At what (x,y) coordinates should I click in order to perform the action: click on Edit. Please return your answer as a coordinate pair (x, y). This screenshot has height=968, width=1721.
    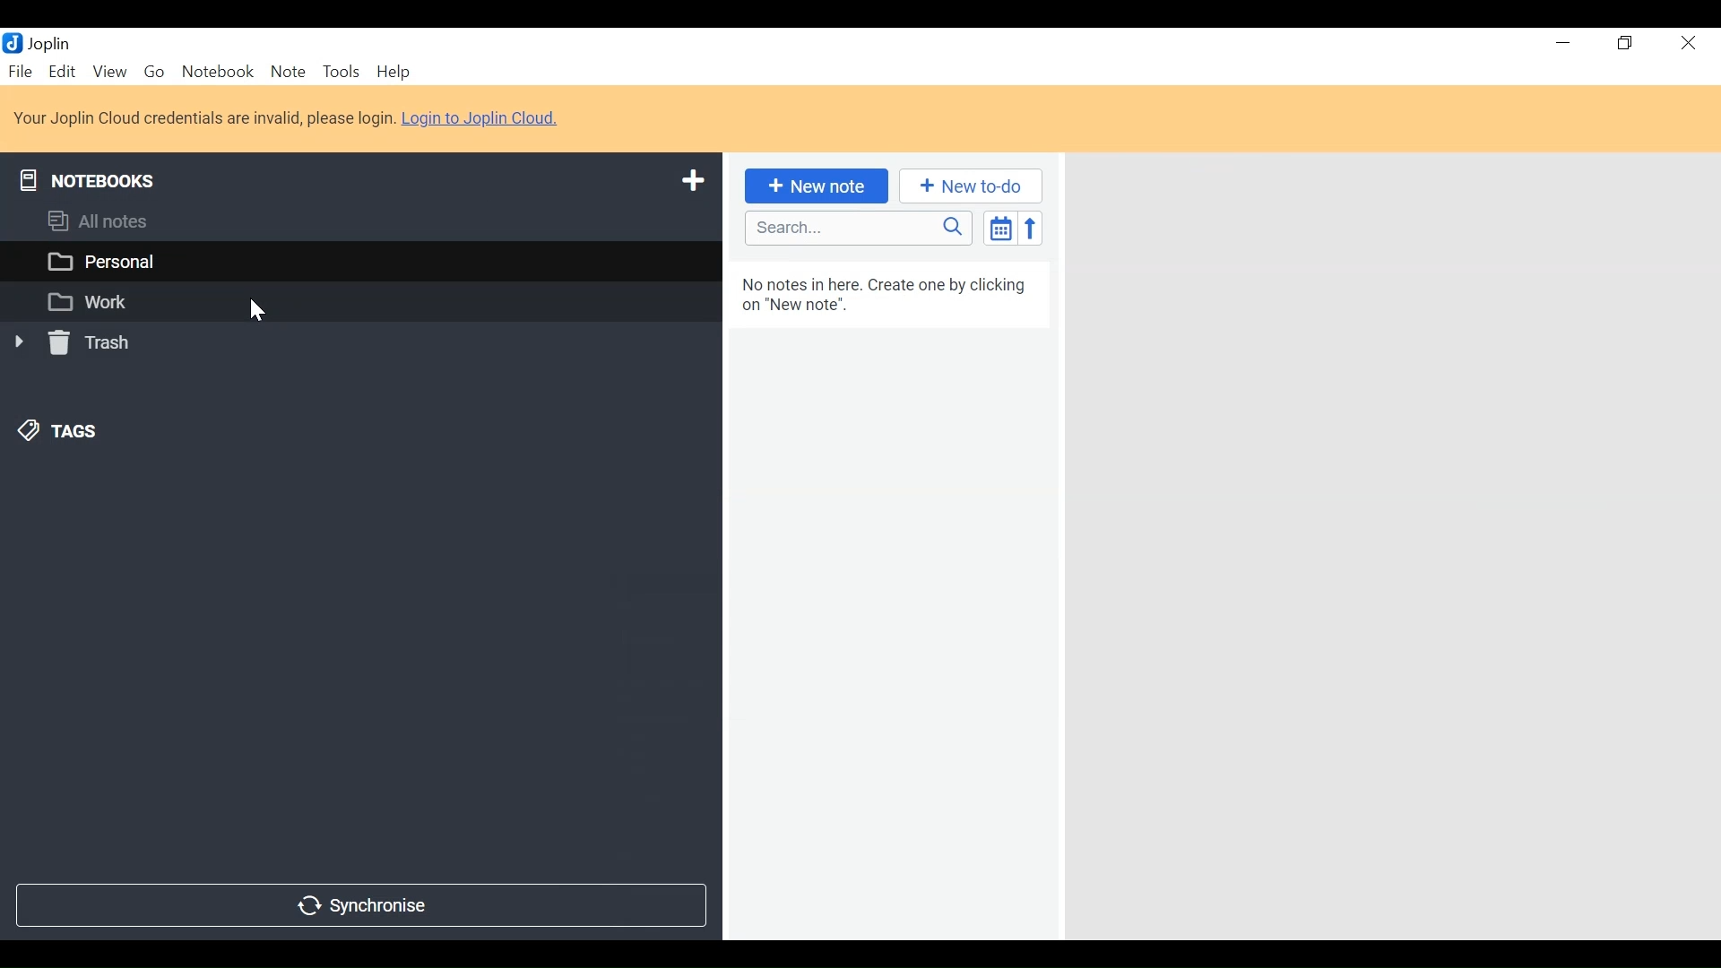
    Looking at the image, I should click on (64, 71).